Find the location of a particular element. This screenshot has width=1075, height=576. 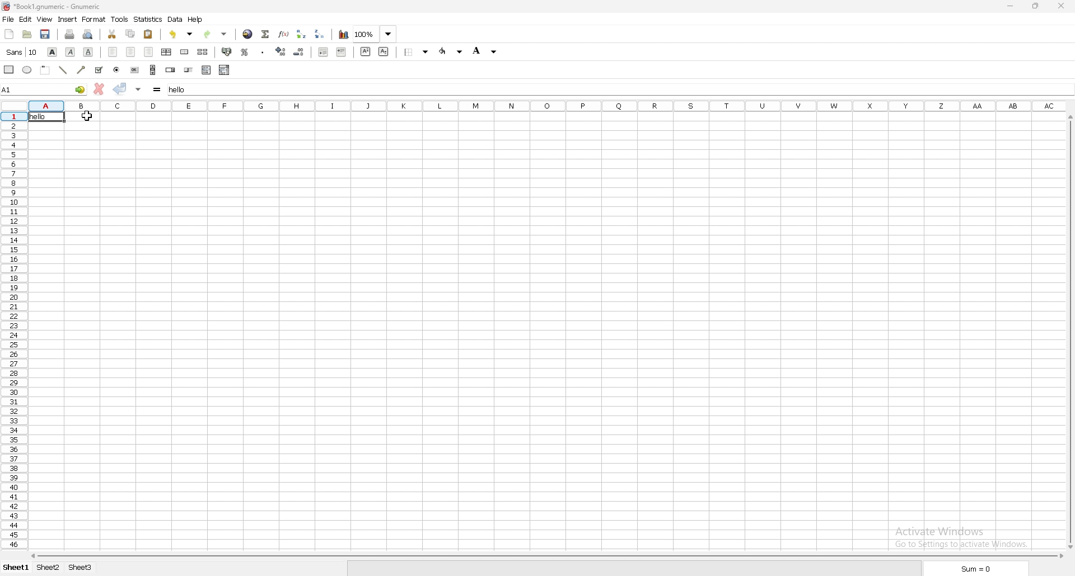

create scroll bar is located at coordinates (152, 69).